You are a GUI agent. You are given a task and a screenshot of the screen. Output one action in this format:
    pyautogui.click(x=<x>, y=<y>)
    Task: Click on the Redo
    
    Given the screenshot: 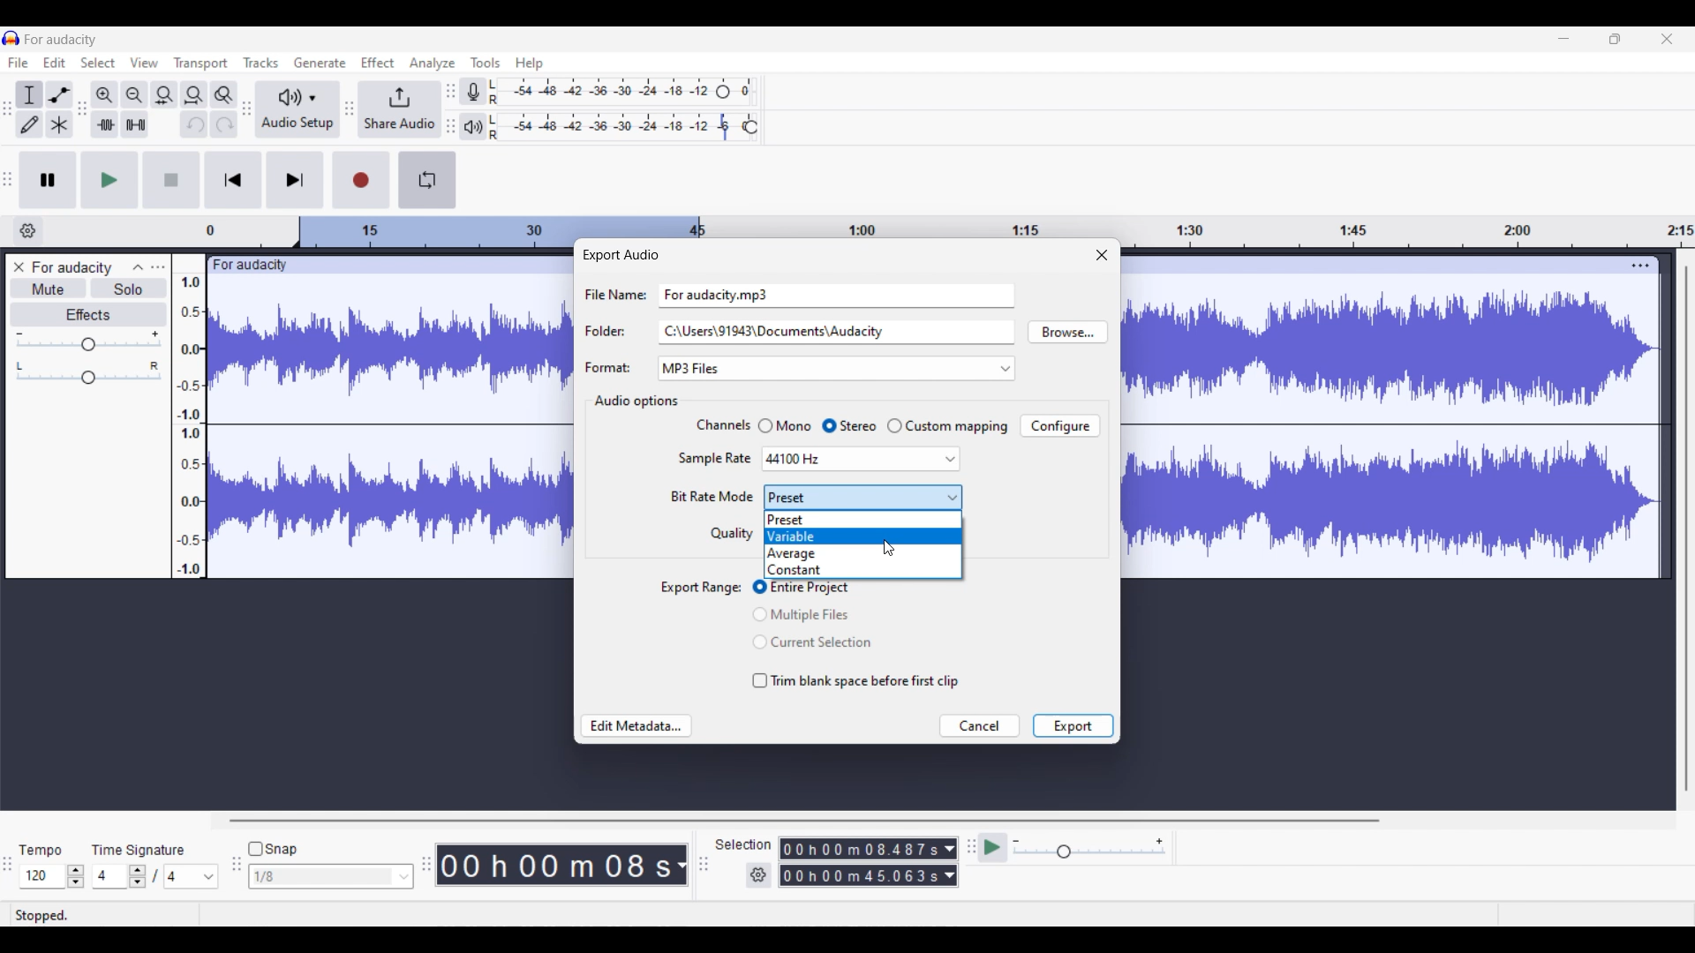 What is the action you would take?
    pyautogui.click(x=224, y=124)
    